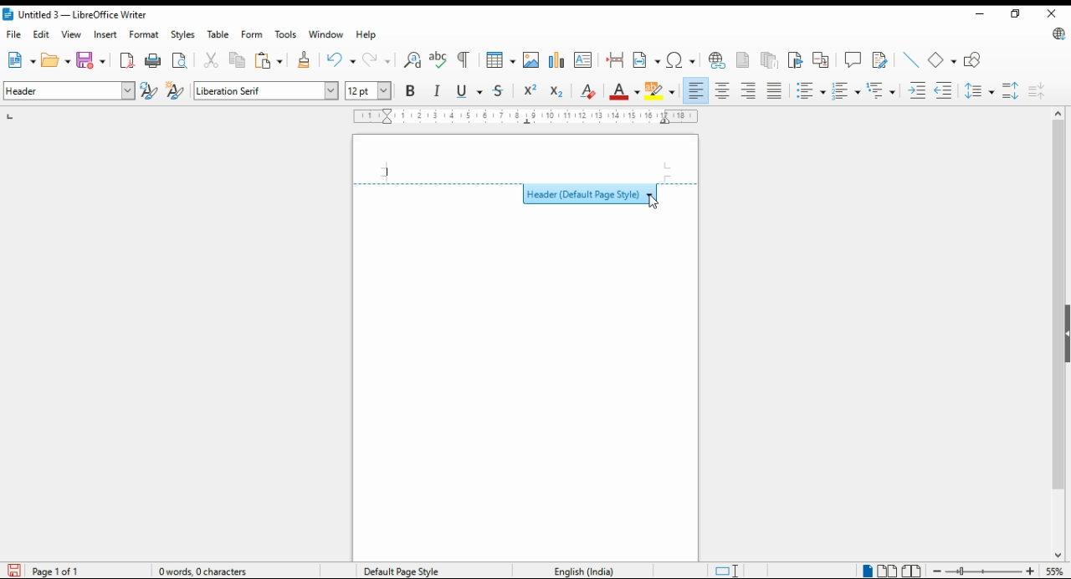  I want to click on insert chart, so click(556, 60).